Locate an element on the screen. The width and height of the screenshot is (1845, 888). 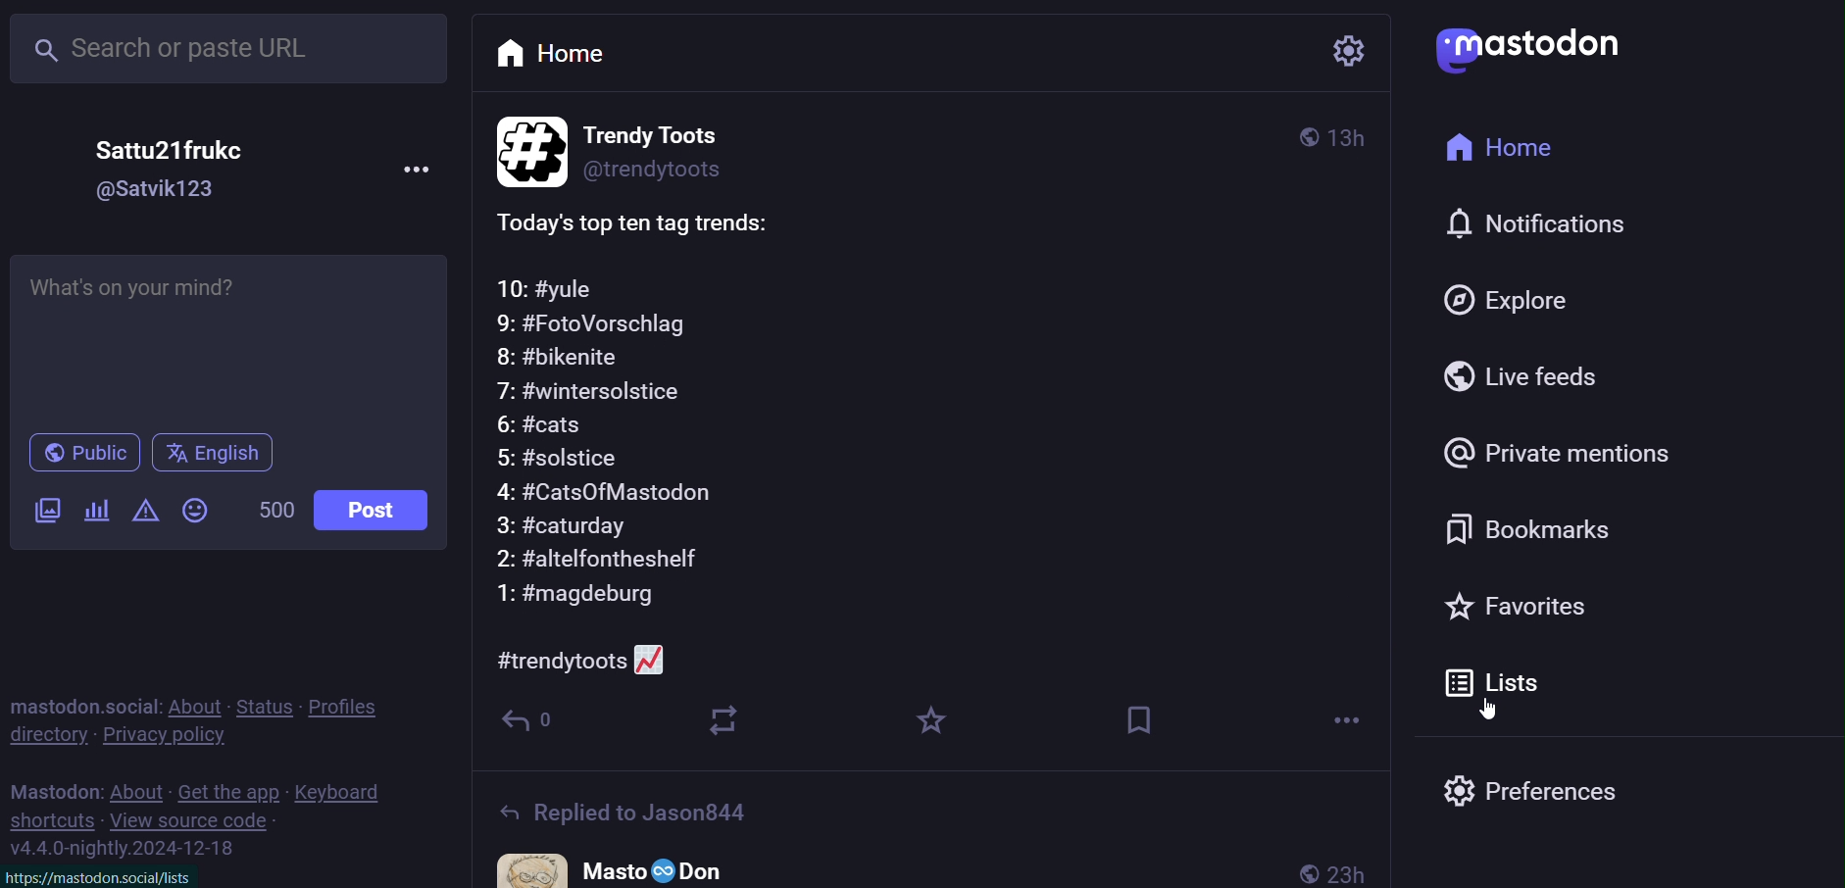
search or paste URL is located at coordinates (235, 44).